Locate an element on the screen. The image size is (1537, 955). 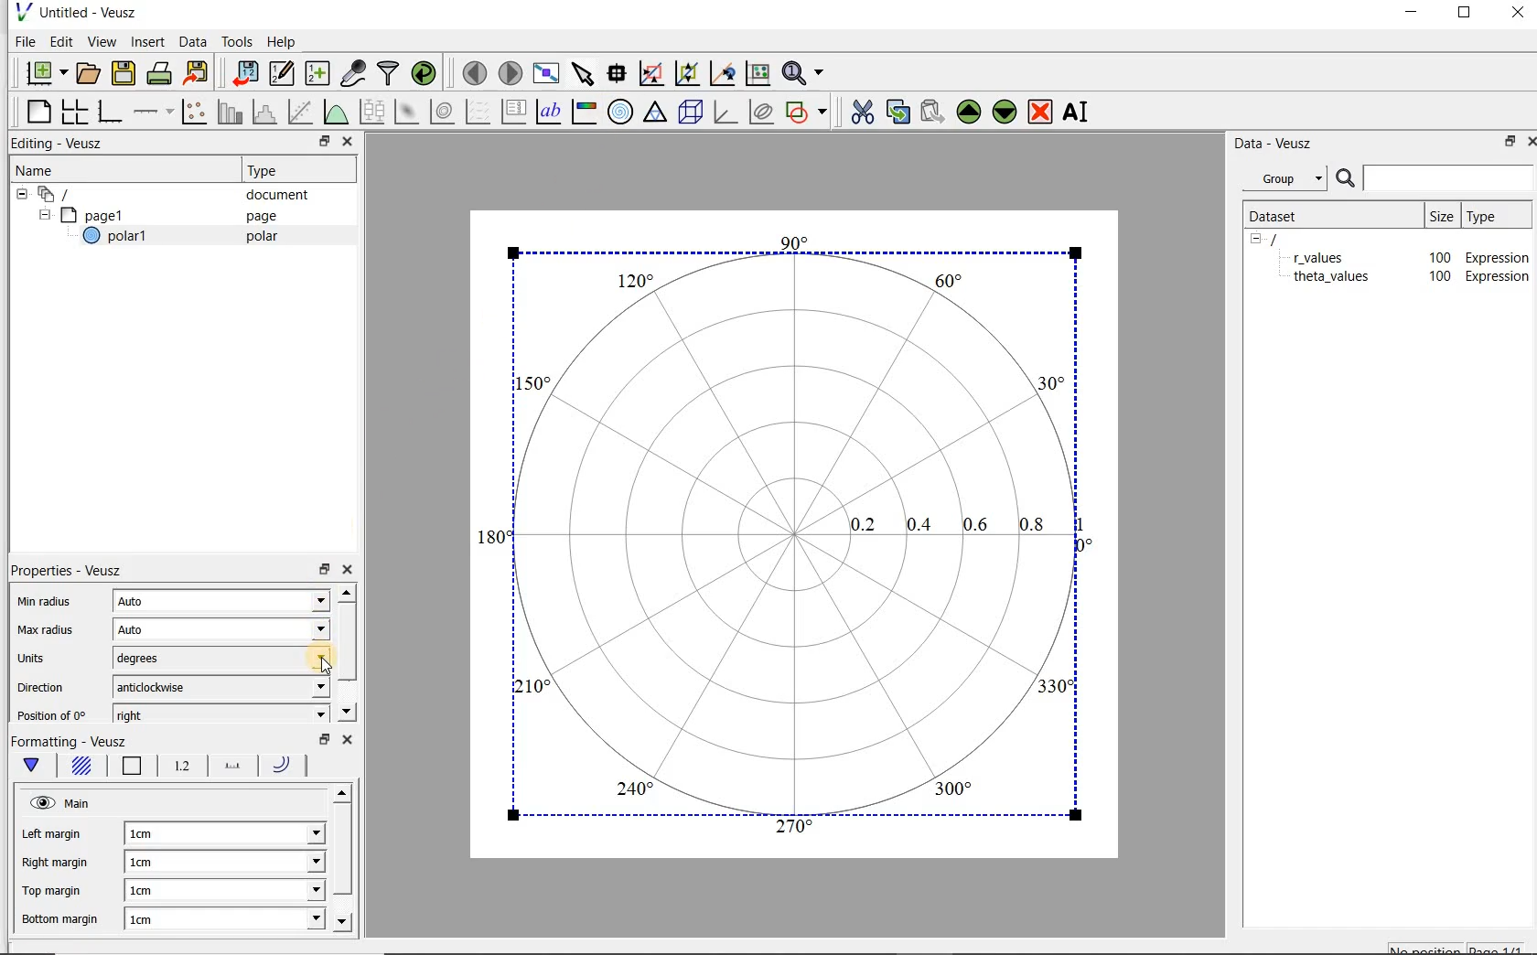
copy the selected widget is located at coordinates (899, 111).